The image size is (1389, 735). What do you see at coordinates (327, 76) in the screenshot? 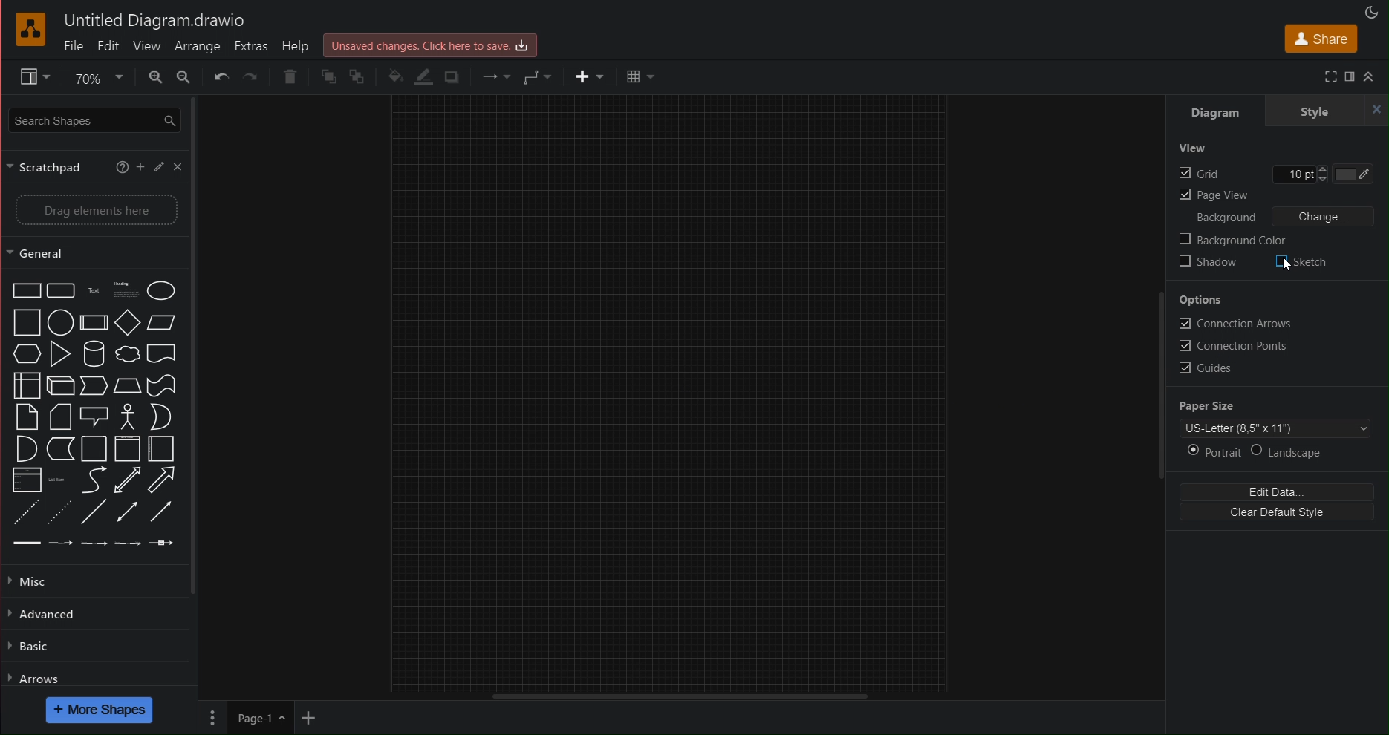
I see `Send front` at bounding box center [327, 76].